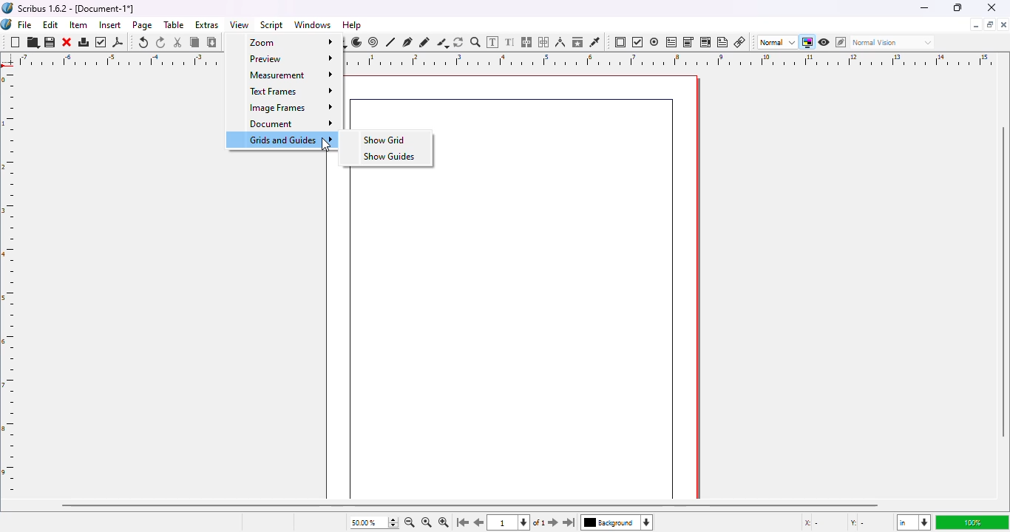 Image resolution: width=1010 pixels, height=532 pixels. Describe the element at coordinates (240, 24) in the screenshot. I see `view` at that location.